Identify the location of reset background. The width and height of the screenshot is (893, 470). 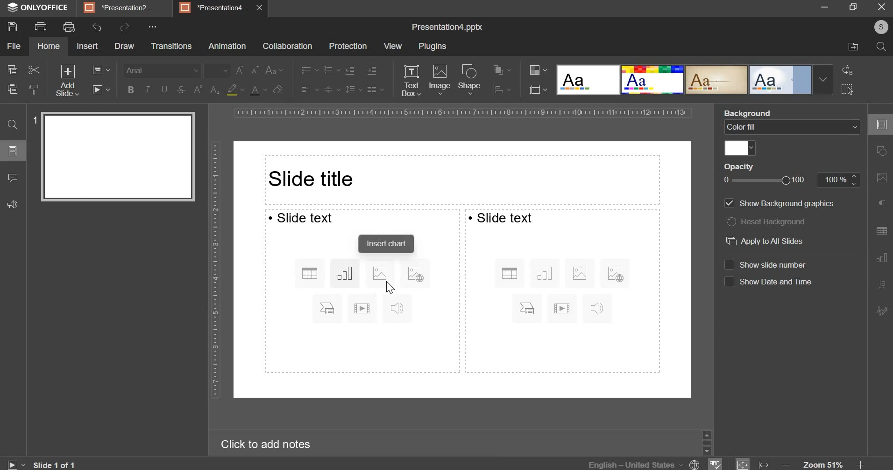
(769, 221).